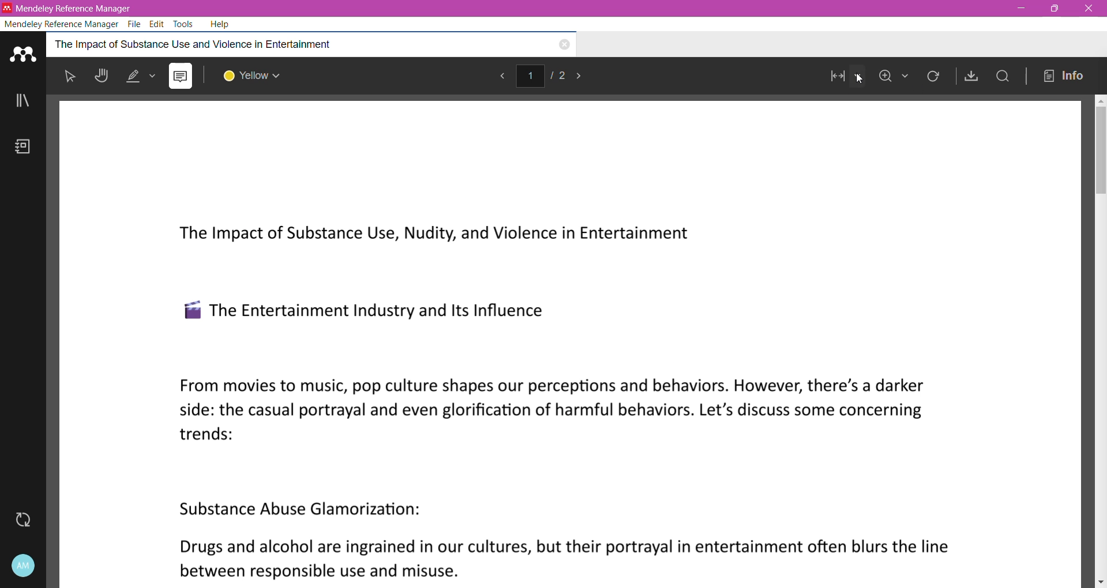 The height and width of the screenshot is (588, 1107). I want to click on Reference Item Title, so click(273, 44).